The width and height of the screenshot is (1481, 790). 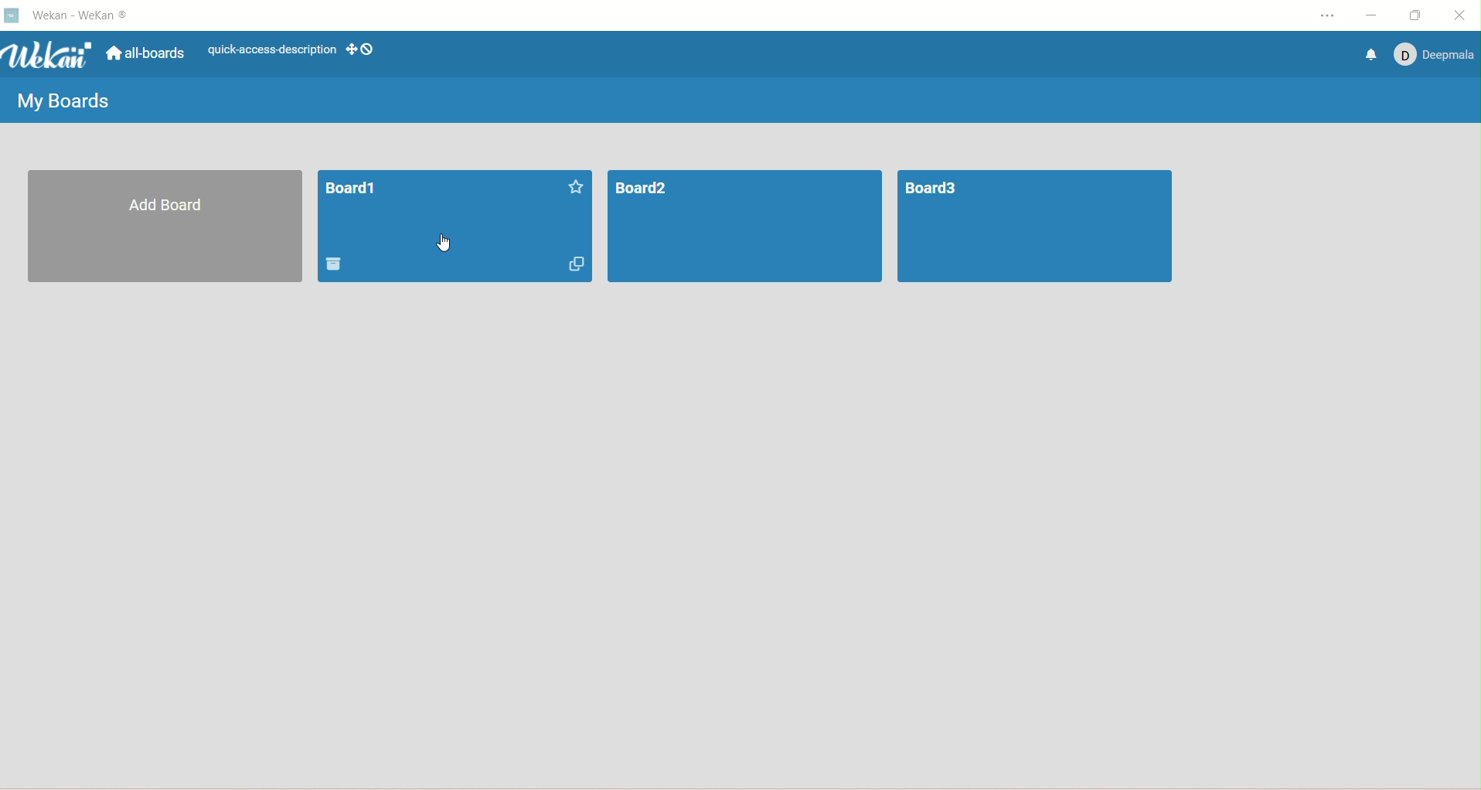 What do you see at coordinates (744, 226) in the screenshot?
I see `board2` at bounding box center [744, 226].